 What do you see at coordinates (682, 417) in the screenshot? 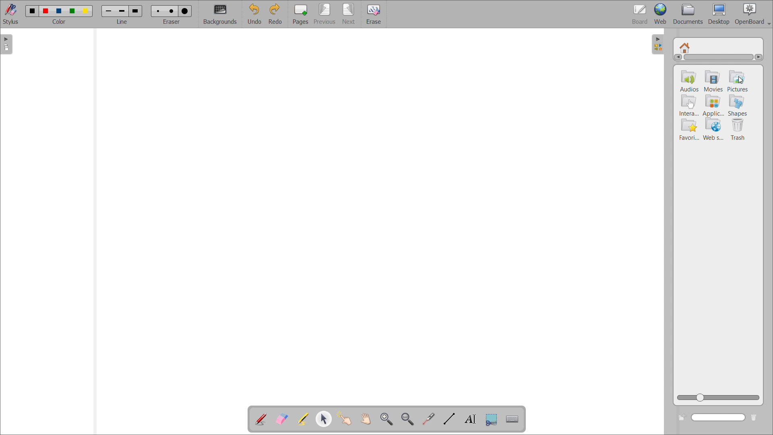
I see `create new folder` at bounding box center [682, 417].